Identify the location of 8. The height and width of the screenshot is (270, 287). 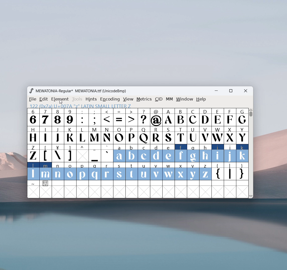
(58, 117).